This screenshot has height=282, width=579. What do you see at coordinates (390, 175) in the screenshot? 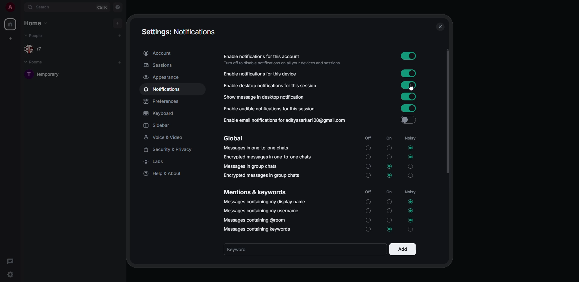
I see `selected` at bounding box center [390, 175].